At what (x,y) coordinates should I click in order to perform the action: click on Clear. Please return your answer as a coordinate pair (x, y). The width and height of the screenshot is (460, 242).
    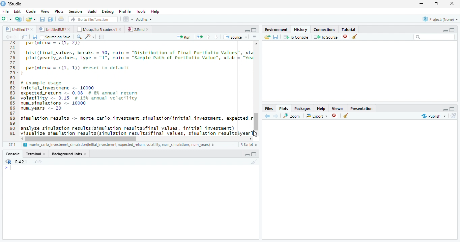
    Looking at the image, I should click on (356, 37).